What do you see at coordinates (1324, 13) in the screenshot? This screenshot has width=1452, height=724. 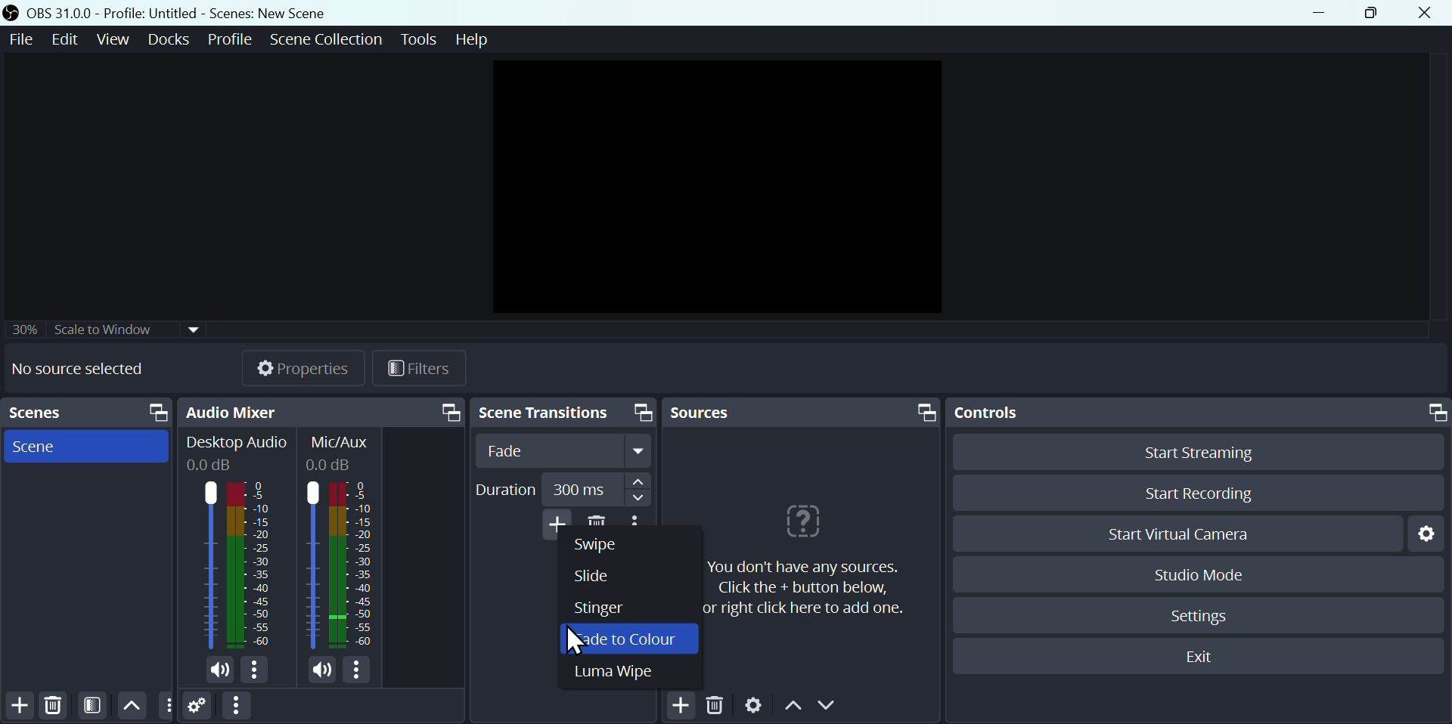 I see `minimise` at bounding box center [1324, 13].